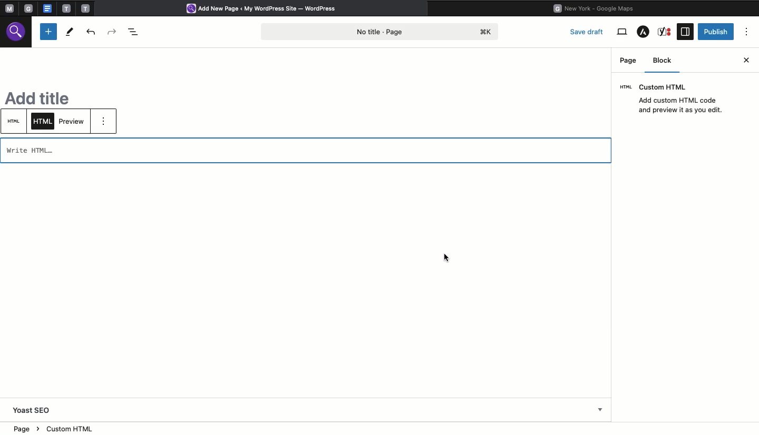  What do you see at coordinates (666, 62) in the screenshot?
I see `Block` at bounding box center [666, 62].